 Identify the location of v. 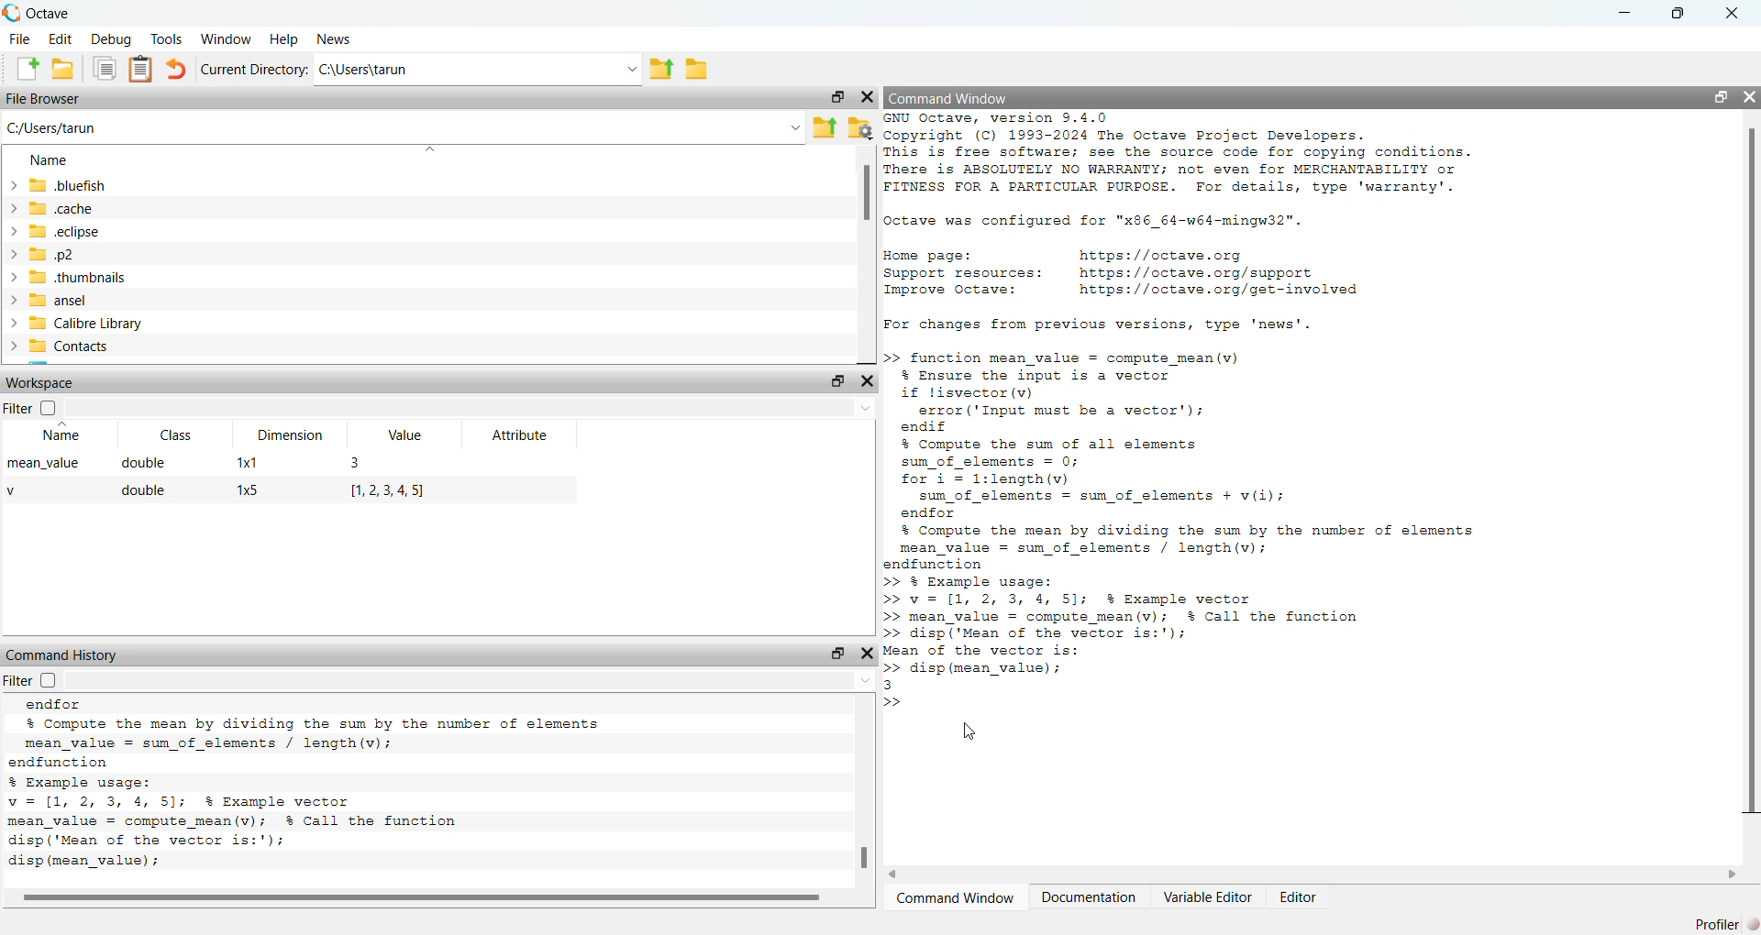
(14, 491).